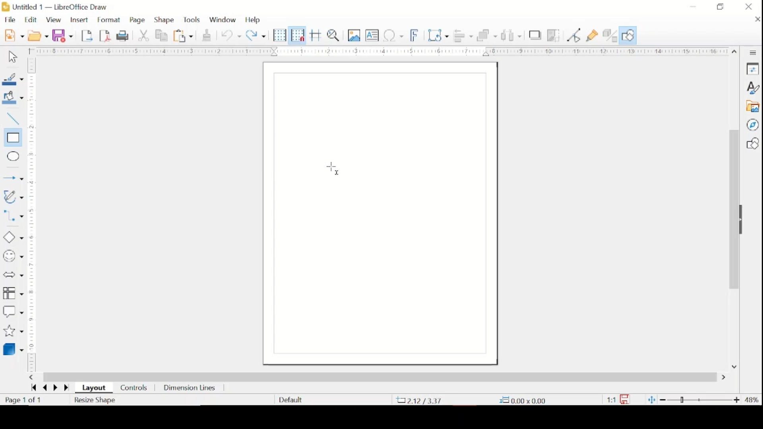  What do you see at coordinates (13, 275) in the screenshot?
I see `insert block arrow` at bounding box center [13, 275].